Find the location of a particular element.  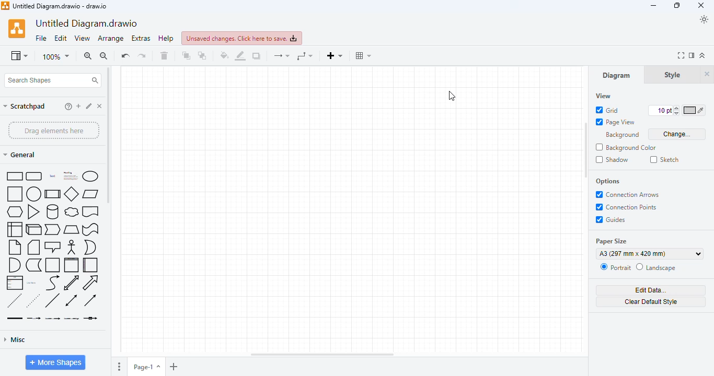

unsaved changes. click here to save is located at coordinates (242, 38).